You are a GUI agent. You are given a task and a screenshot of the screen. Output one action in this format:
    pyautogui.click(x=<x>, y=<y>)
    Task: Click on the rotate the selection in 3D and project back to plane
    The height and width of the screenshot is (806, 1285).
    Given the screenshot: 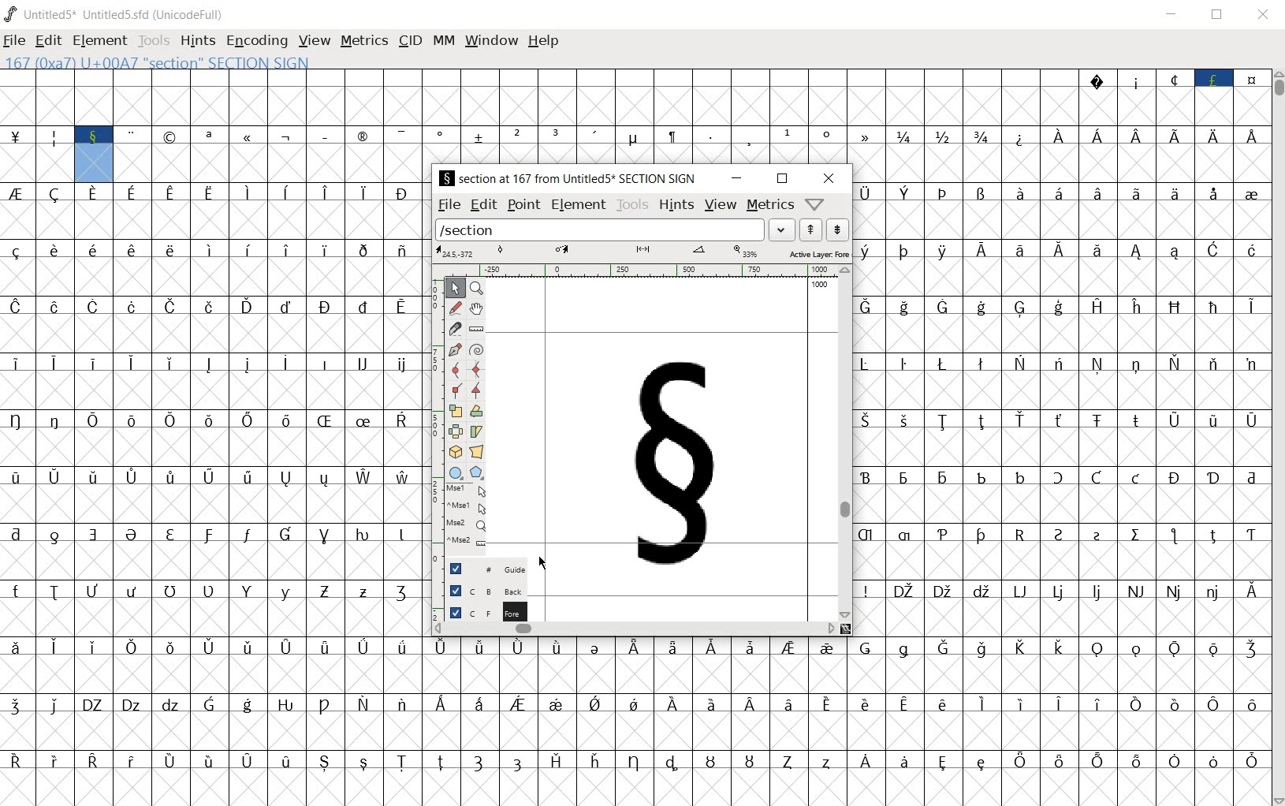 What is the action you would take?
    pyautogui.click(x=455, y=453)
    